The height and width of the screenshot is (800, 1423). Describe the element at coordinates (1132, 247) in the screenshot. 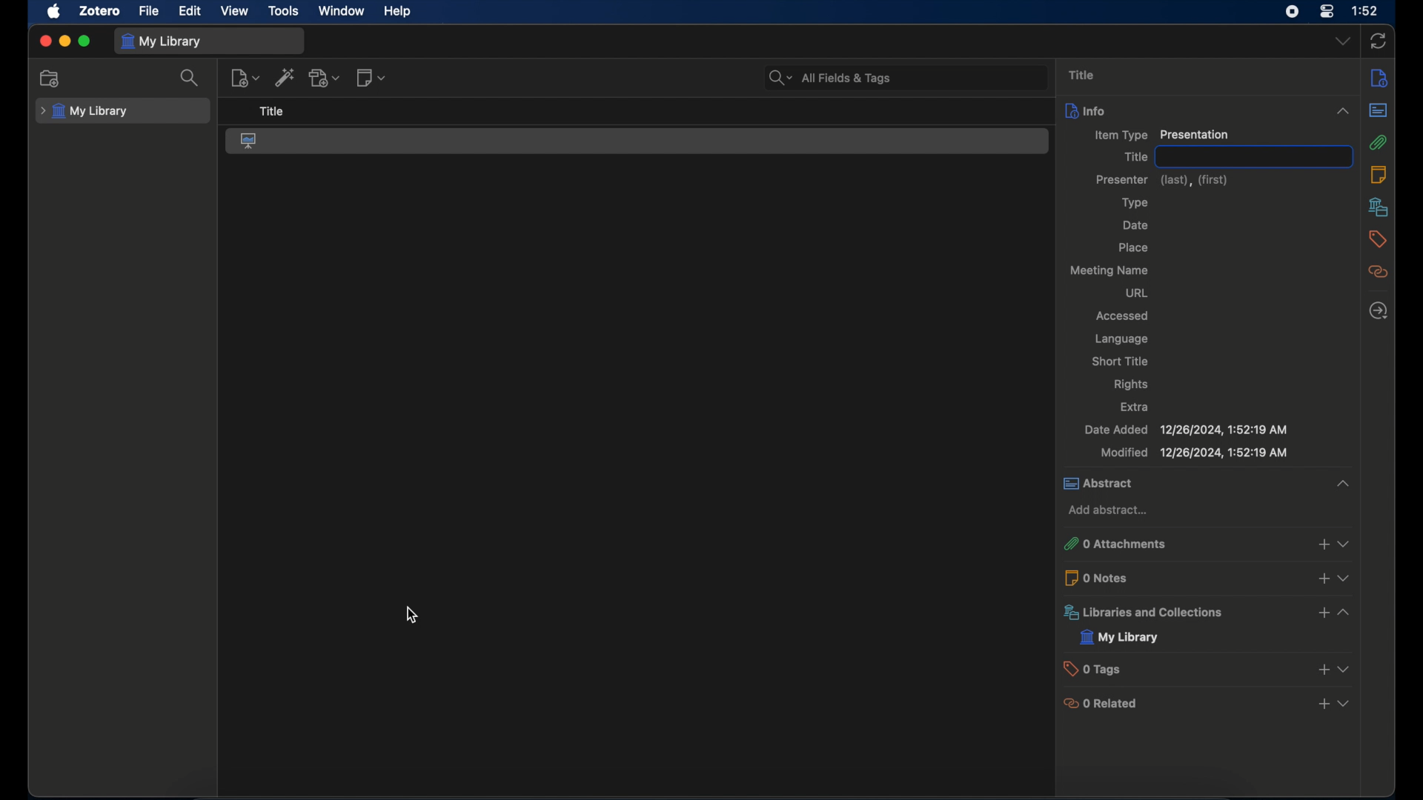

I see `place` at that location.